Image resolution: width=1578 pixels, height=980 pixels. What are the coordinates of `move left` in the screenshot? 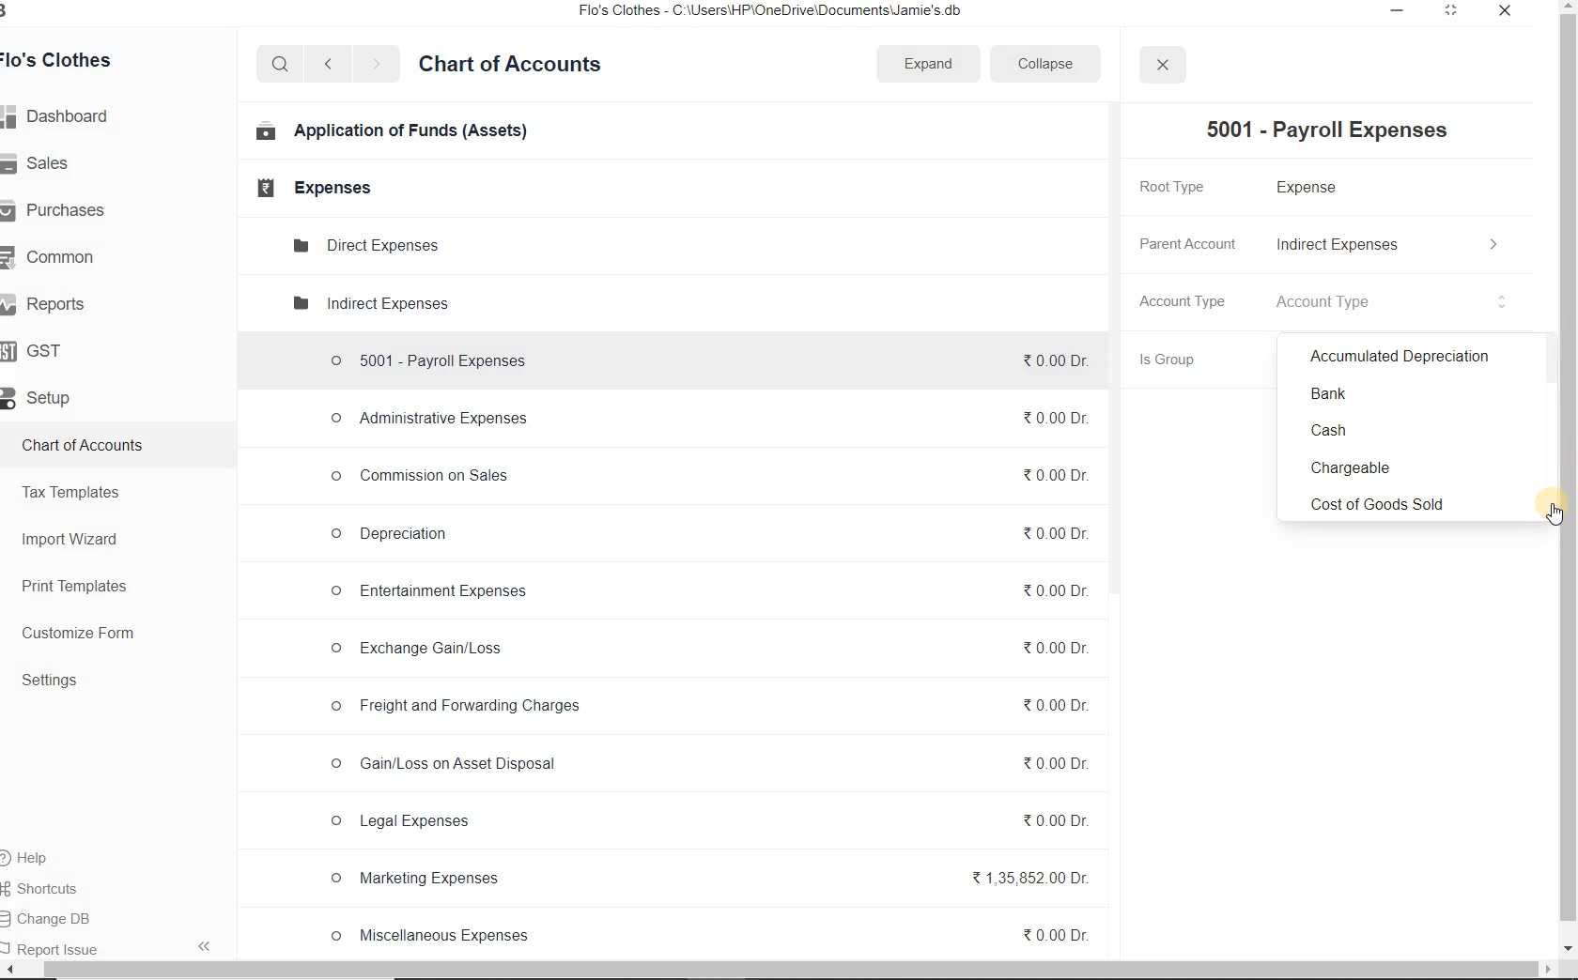 It's located at (9, 970).